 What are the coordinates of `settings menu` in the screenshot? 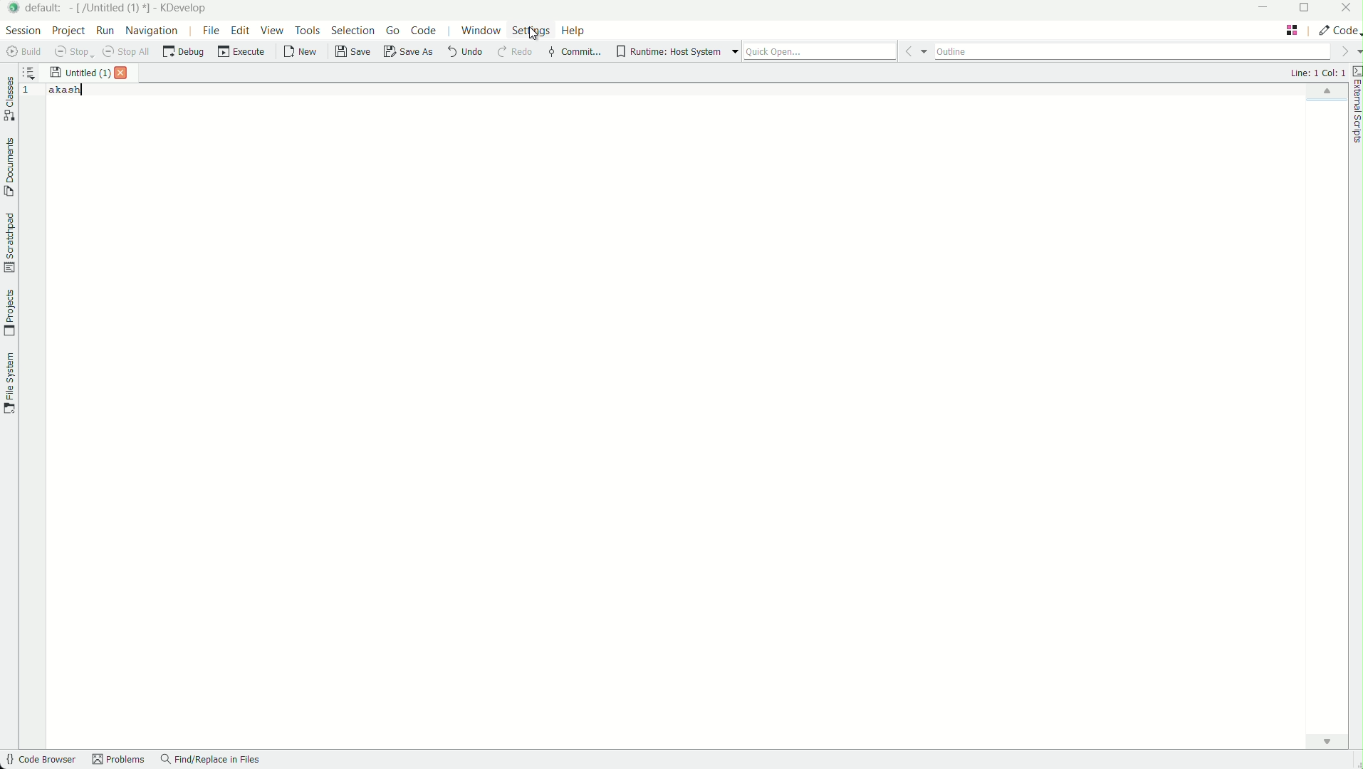 It's located at (531, 33).